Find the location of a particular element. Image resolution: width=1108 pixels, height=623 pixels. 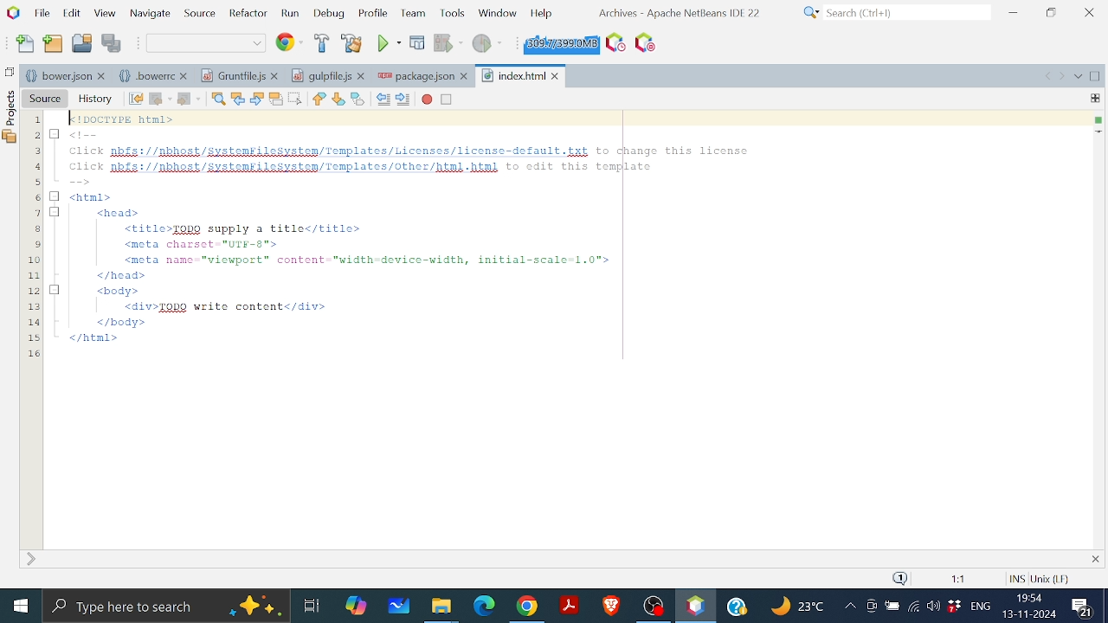

Weather is located at coordinates (800, 608).